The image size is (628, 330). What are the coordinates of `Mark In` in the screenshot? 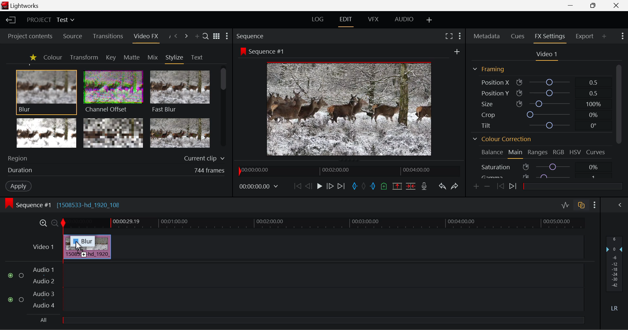 It's located at (354, 185).